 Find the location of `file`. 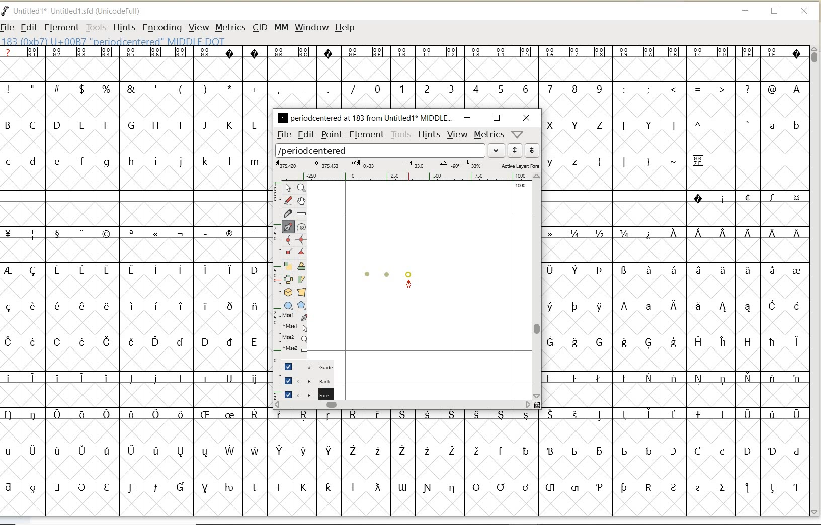

file is located at coordinates (283, 135).